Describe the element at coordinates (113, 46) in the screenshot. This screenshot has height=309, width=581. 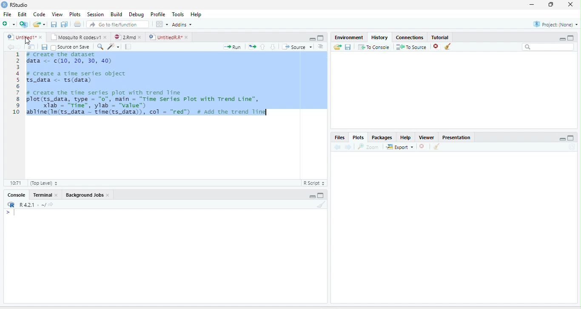
I see `Code tools` at that location.